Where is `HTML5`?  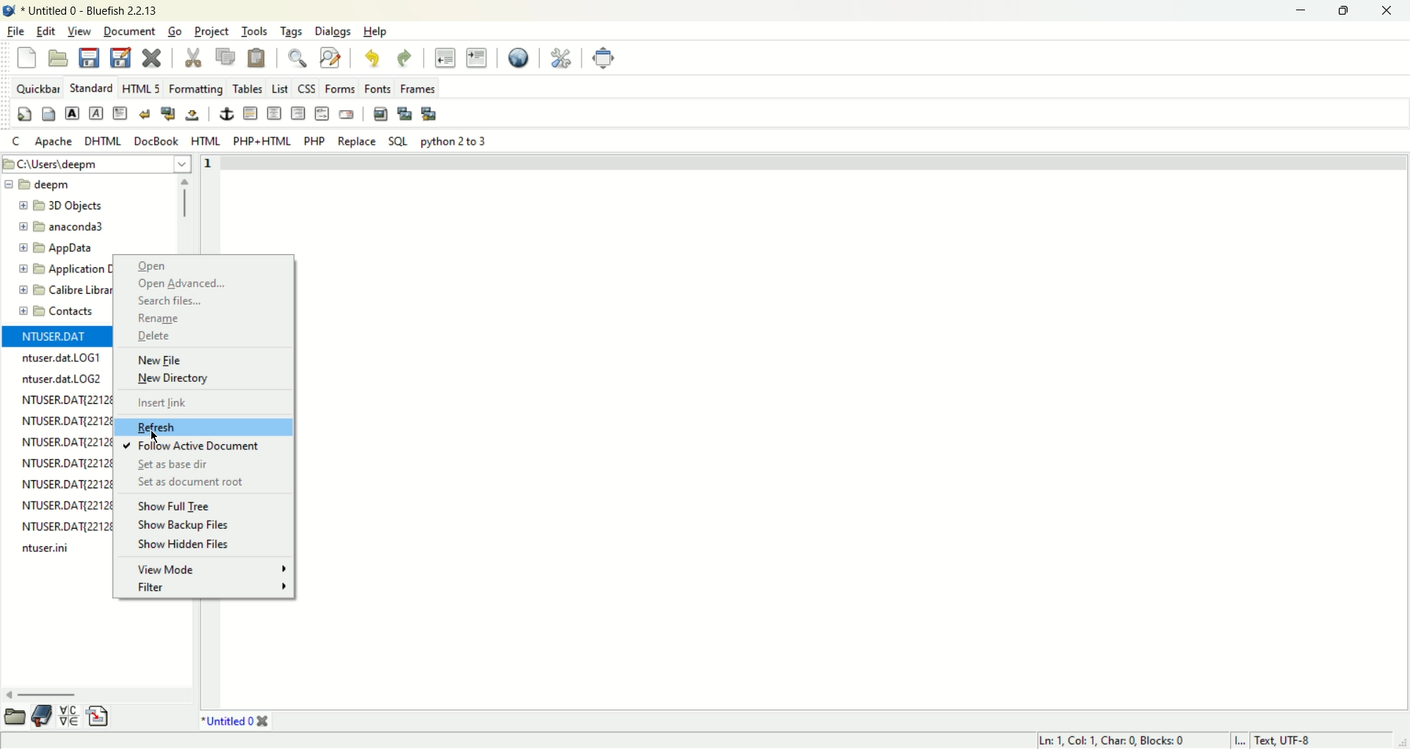
HTML5 is located at coordinates (140, 88).